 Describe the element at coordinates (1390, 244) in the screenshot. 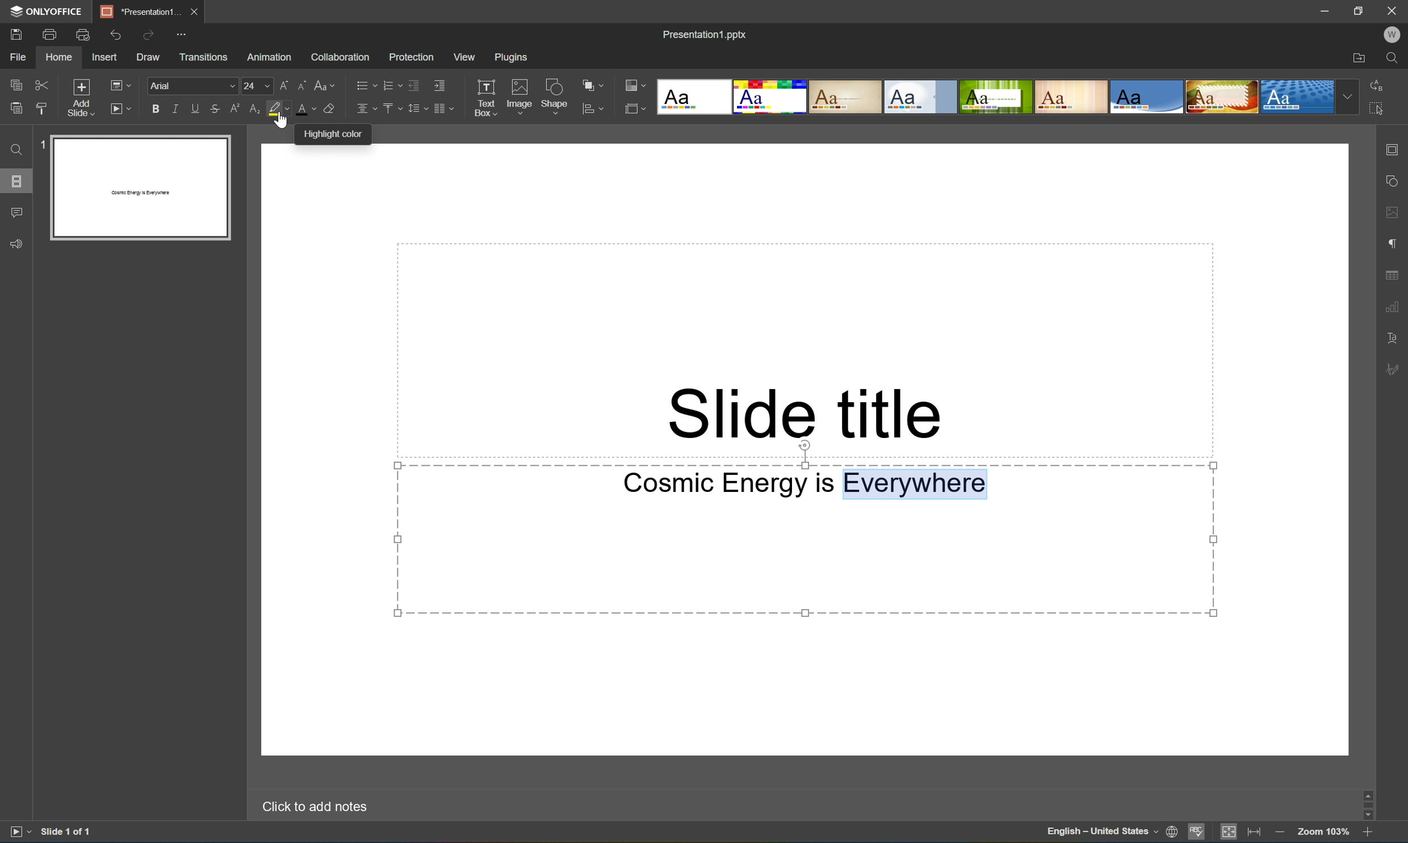

I see `Paragraph settings` at that location.